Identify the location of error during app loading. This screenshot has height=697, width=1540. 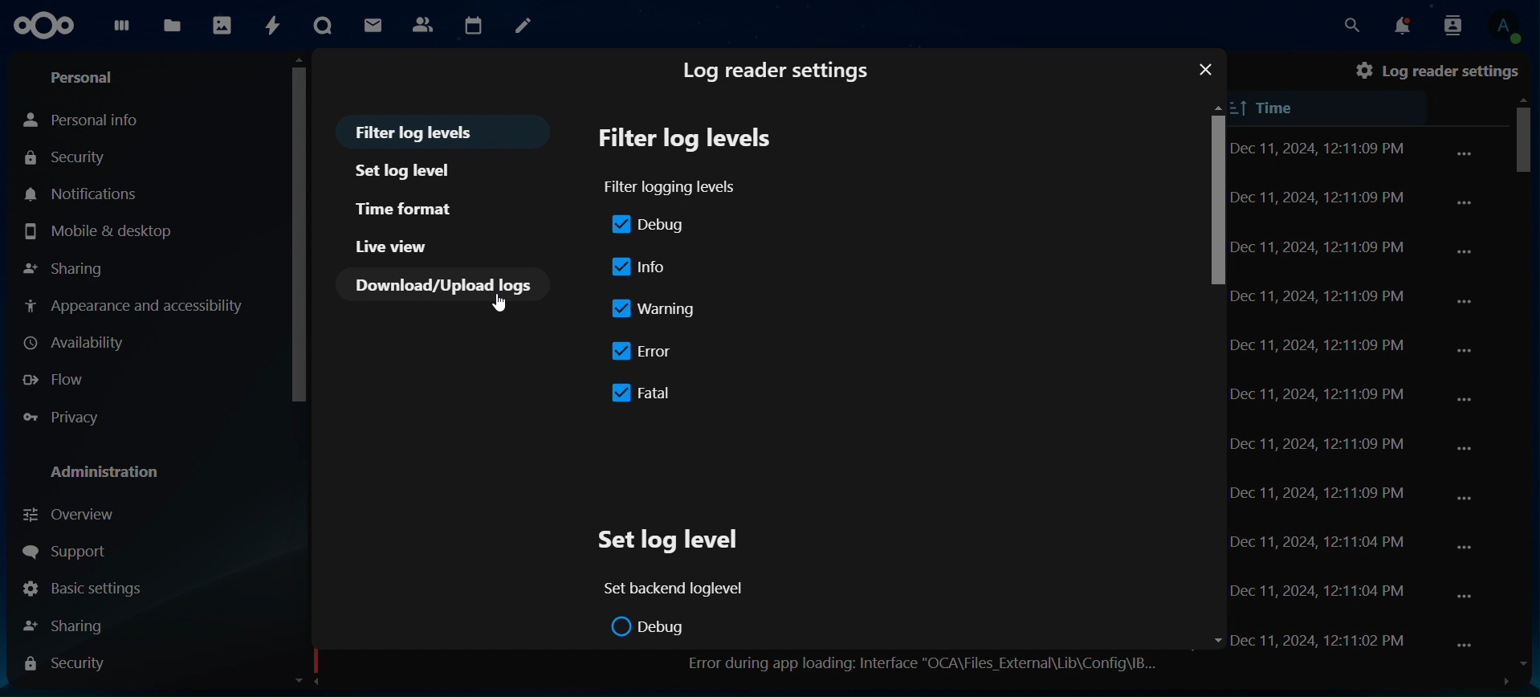
(917, 663).